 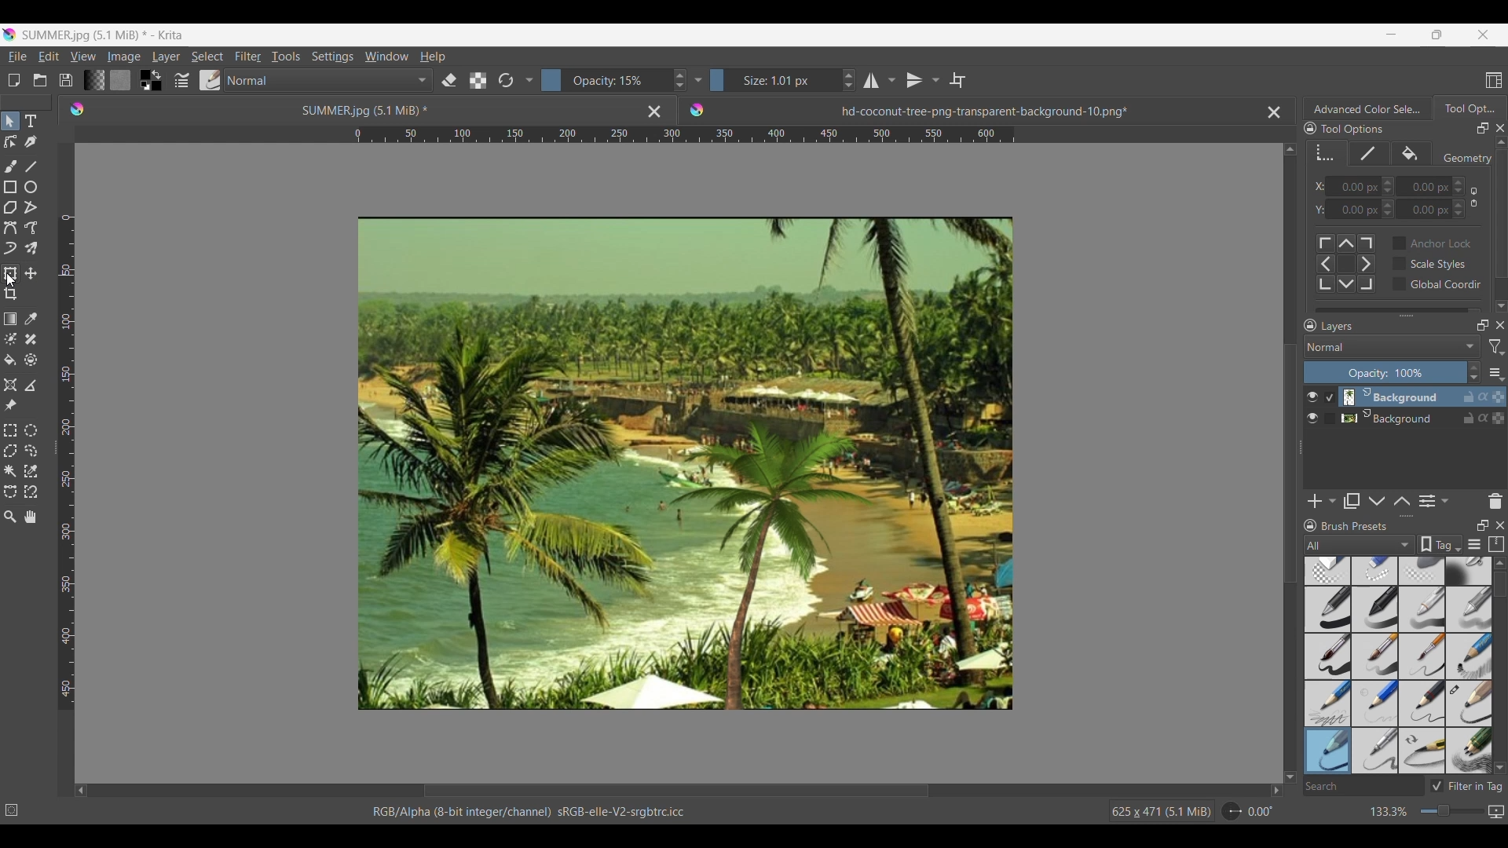 I want to click on X, so click(x=1316, y=186).